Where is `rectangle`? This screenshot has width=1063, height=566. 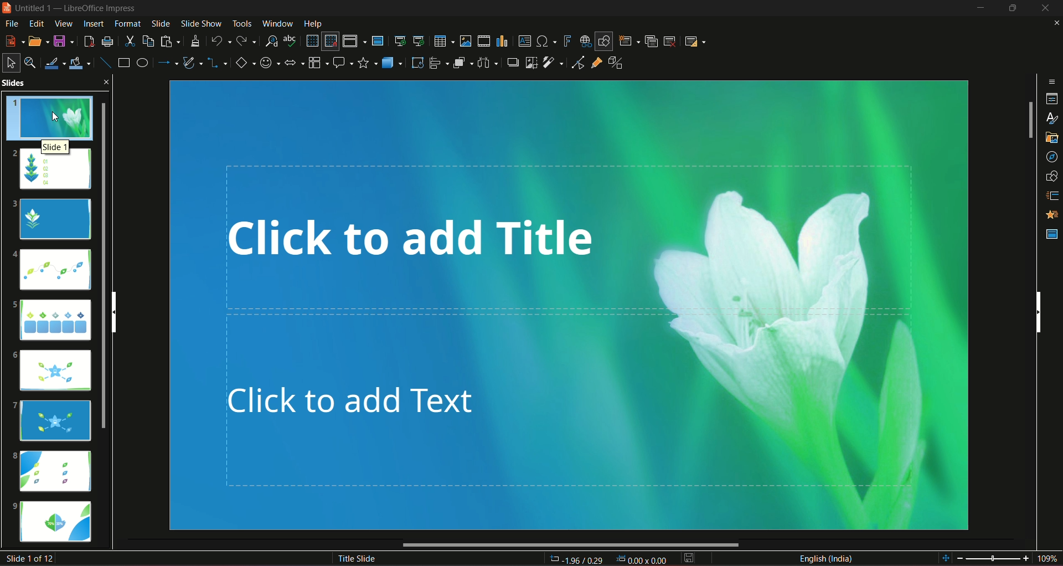 rectangle is located at coordinates (122, 63).